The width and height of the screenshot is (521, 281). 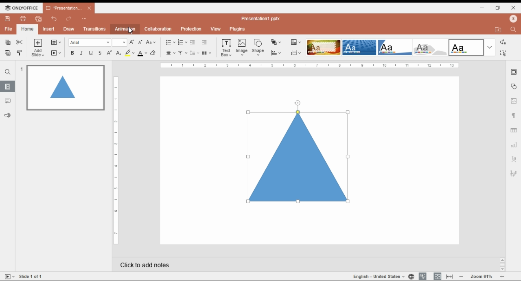 What do you see at coordinates (490, 48) in the screenshot?
I see `more color themes` at bounding box center [490, 48].